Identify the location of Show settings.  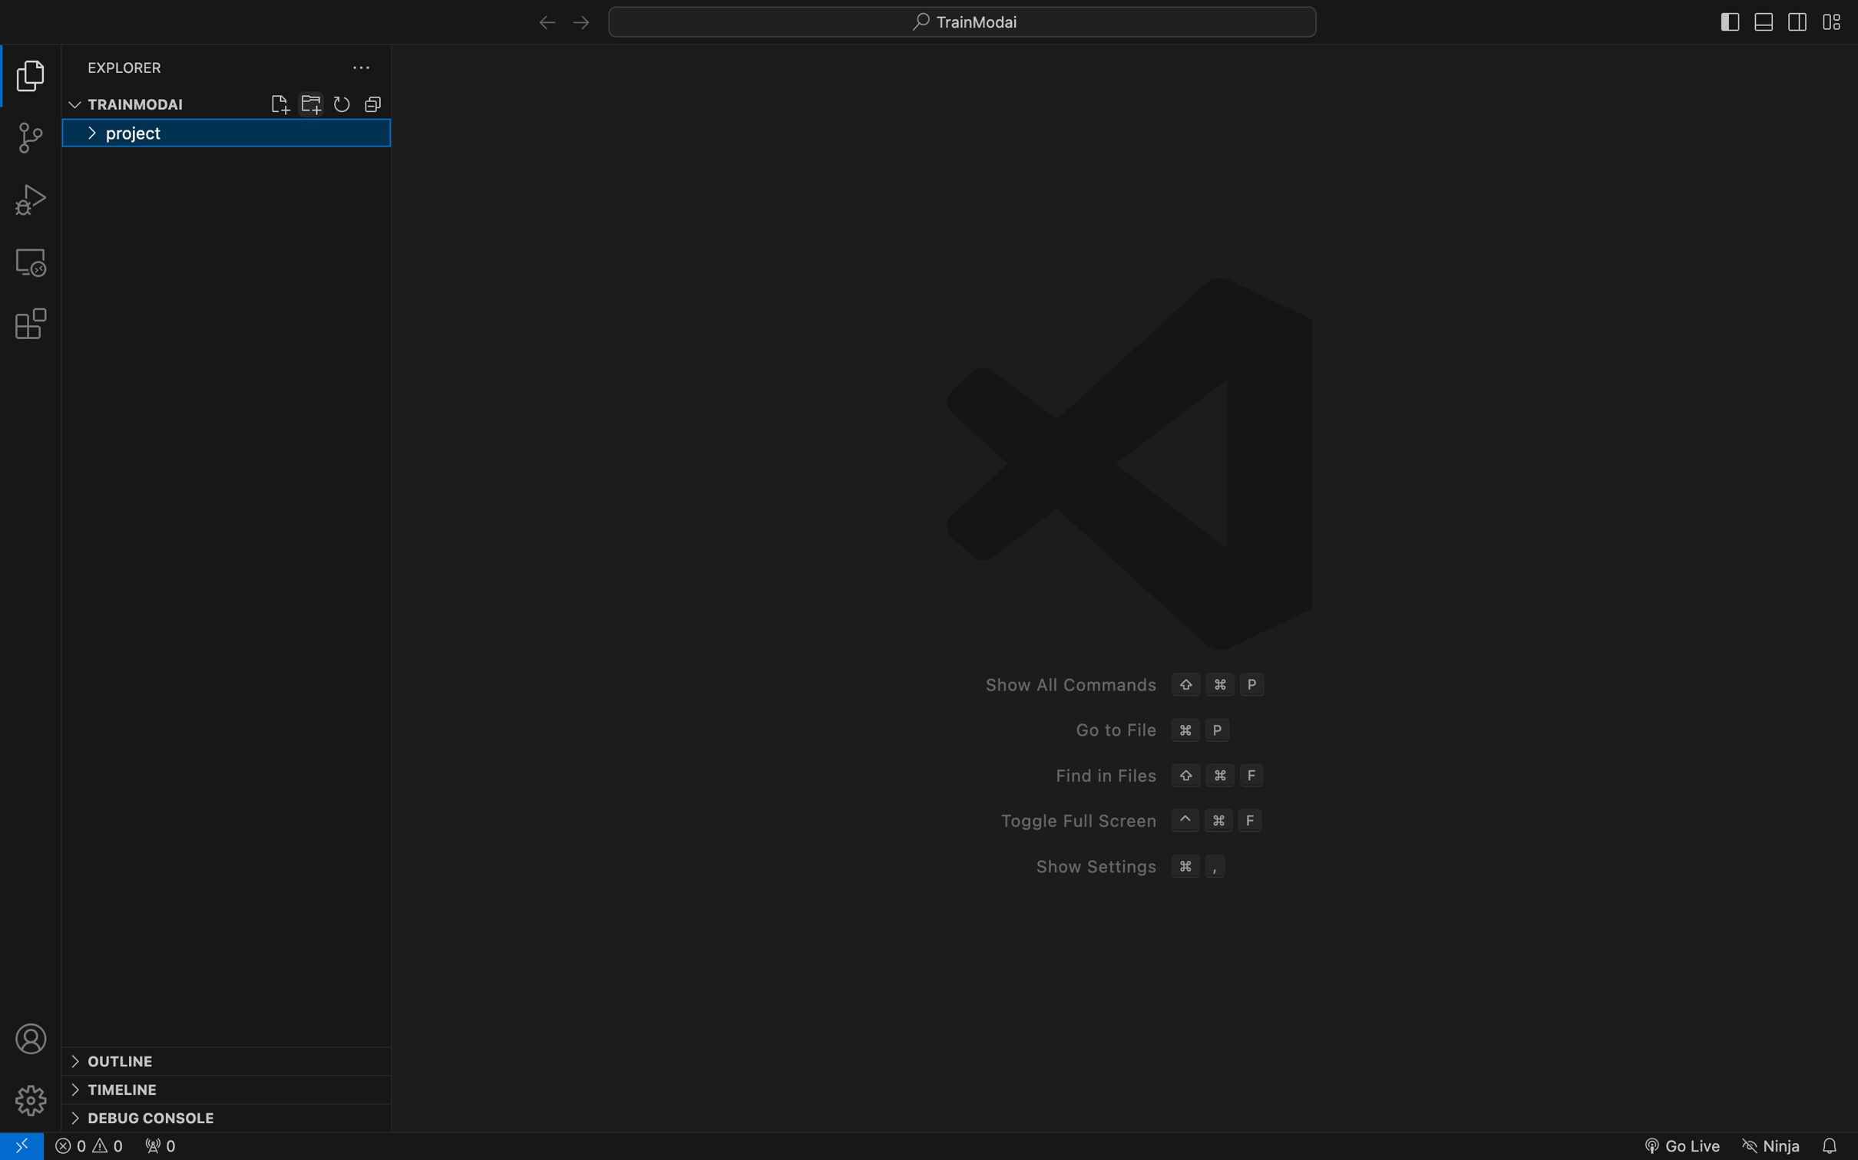
(1121, 868).